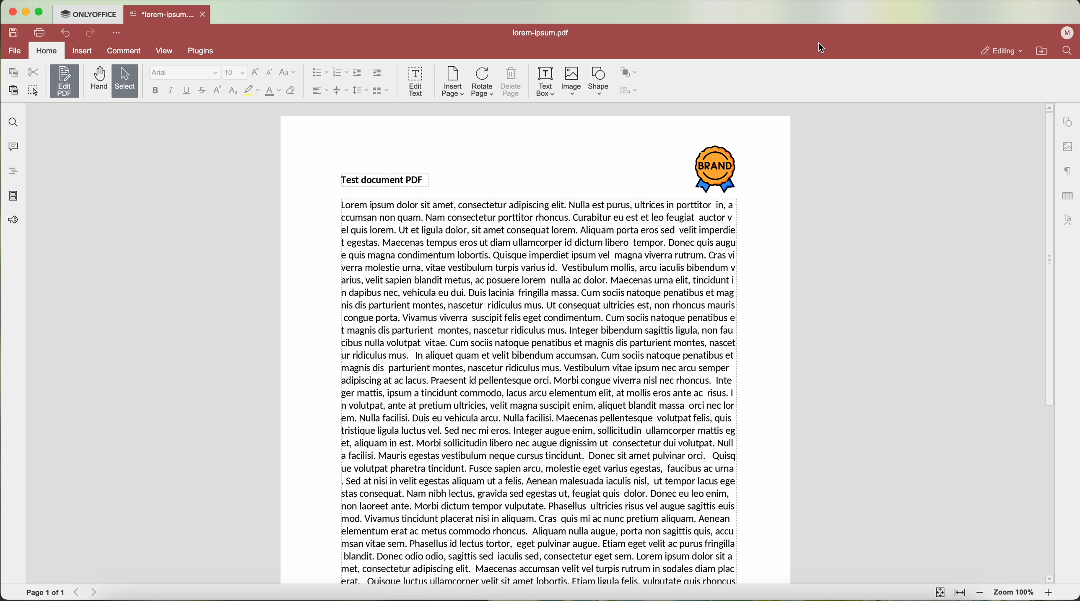 The height and width of the screenshot is (601, 1080). I want to click on headings, so click(10, 171).